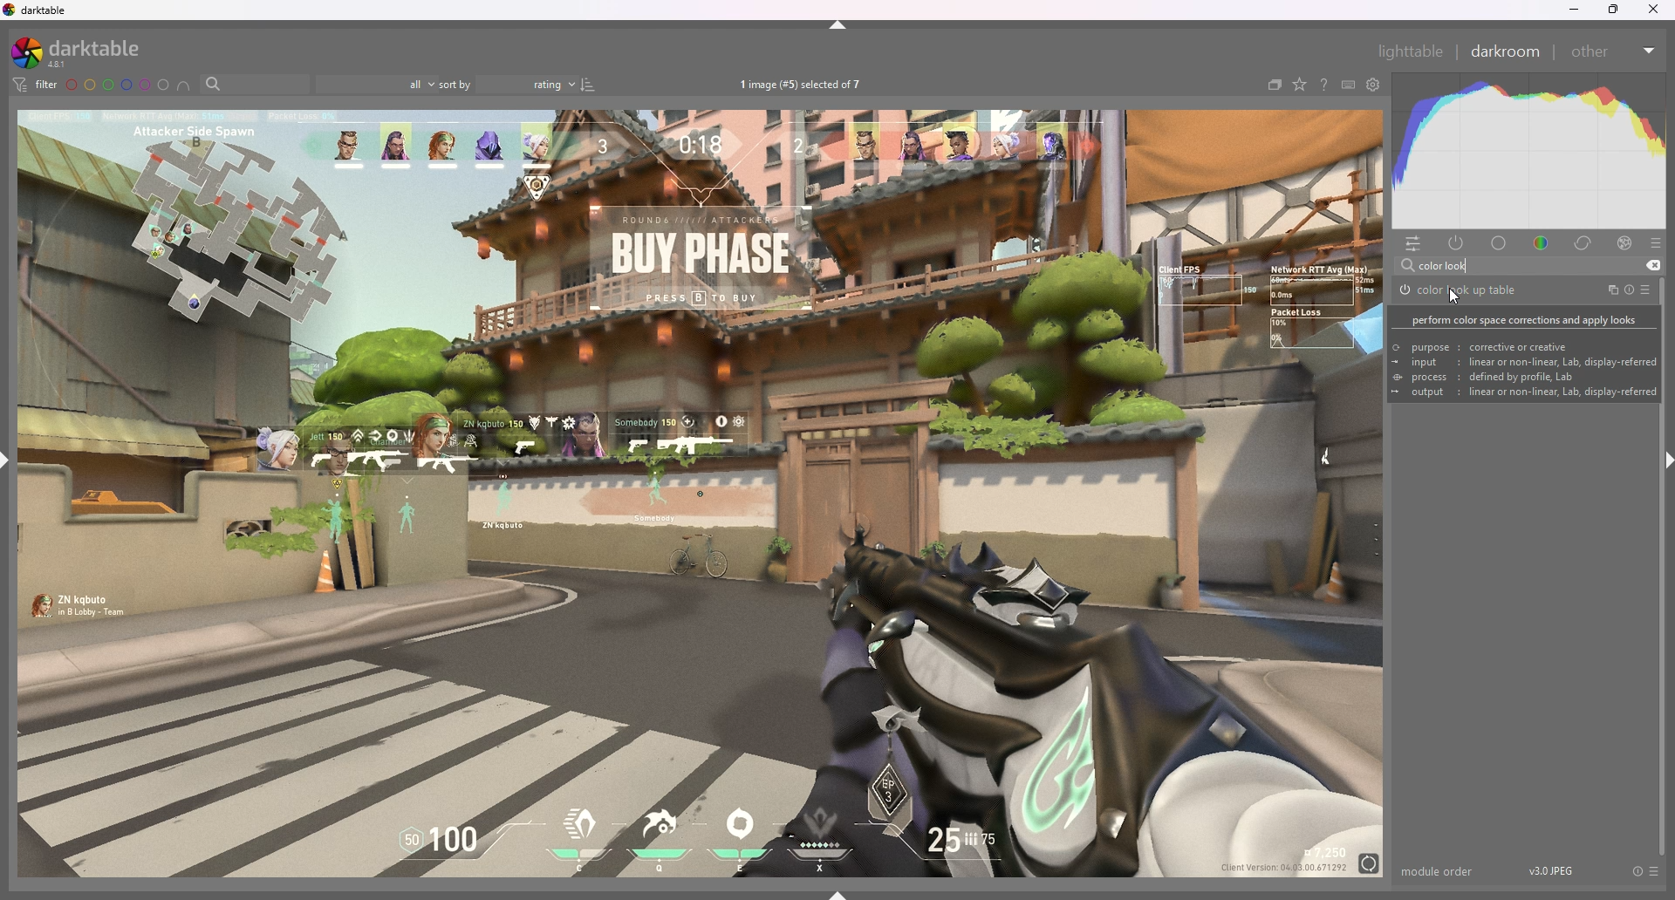 The width and height of the screenshot is (1675, 900). What do you see at coordinates (507, 84) in the screenshot?
I see `sort by` at bounding box center [507, 84].